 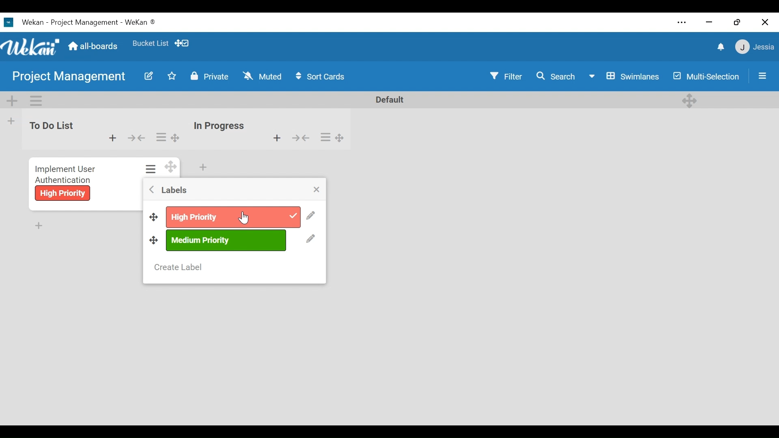 I want to click on Create Label, so click(x=178, y=268).